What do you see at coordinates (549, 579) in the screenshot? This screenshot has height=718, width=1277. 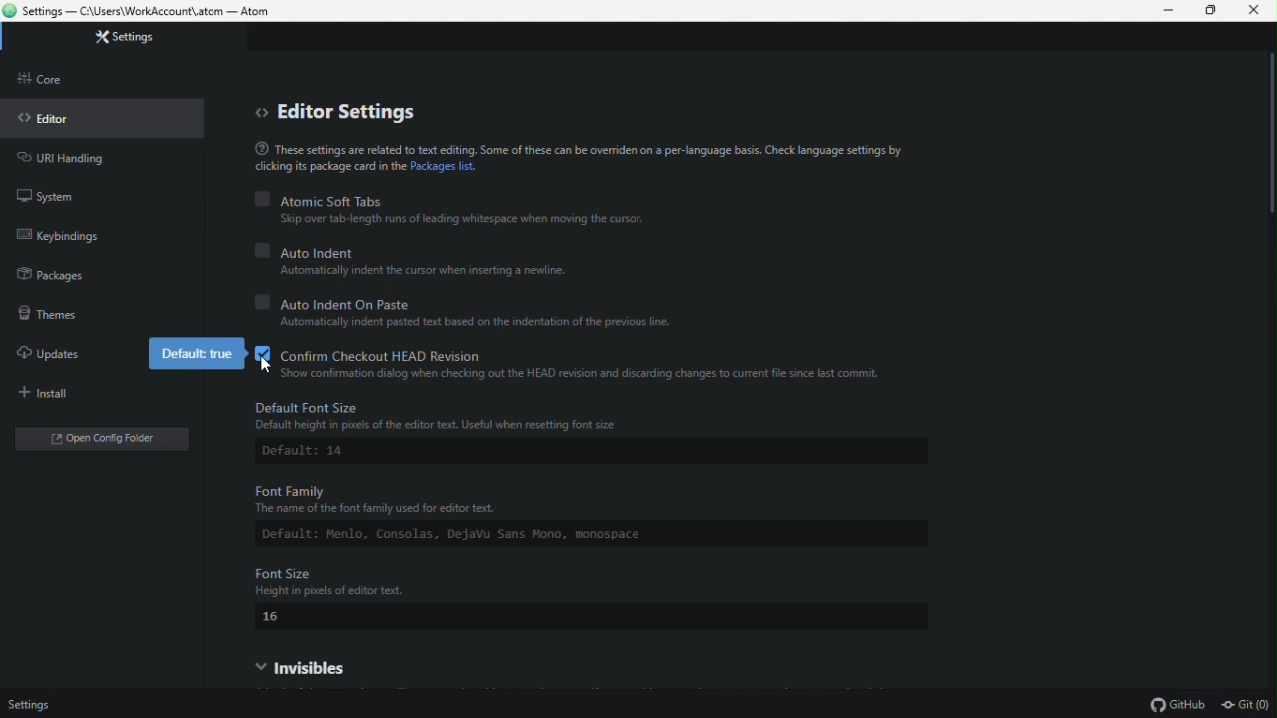 I see `Font Size Height in pixels of edtor text.` at bounding box center [549, 579].